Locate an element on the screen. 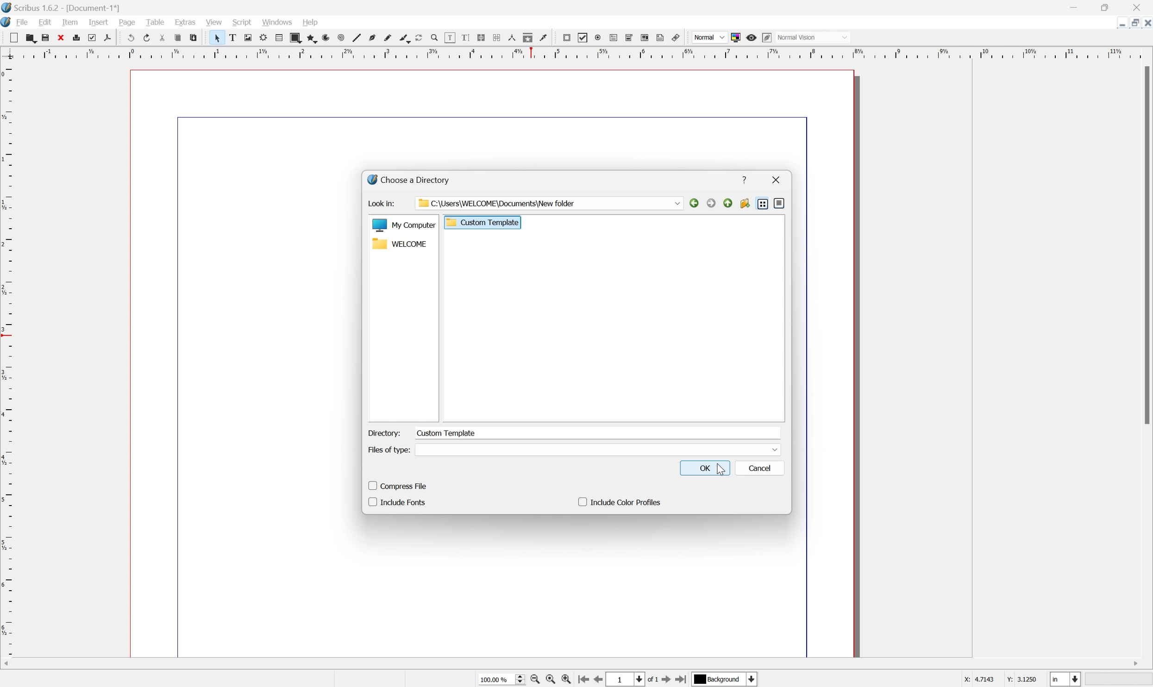 The width and height of the screenshot is (1153, 687). view is located at coordinates (216, 21).